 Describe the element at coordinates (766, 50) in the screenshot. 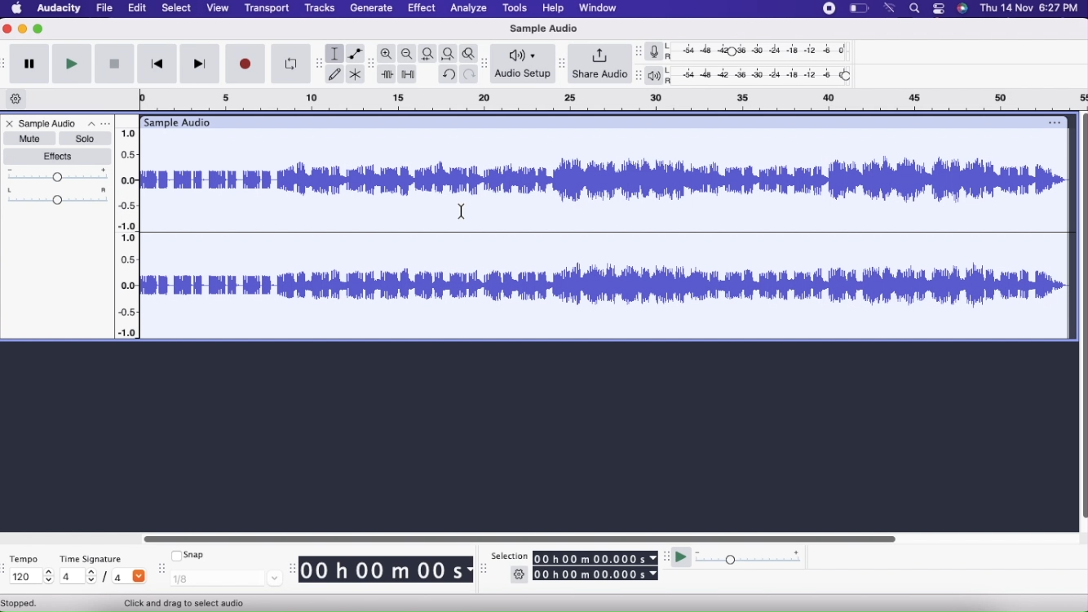

I see `Recording level` at that location.